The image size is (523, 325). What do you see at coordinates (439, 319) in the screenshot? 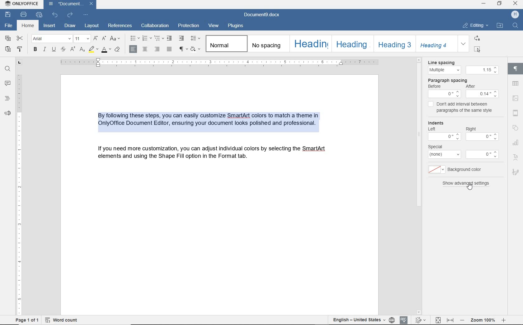
I see `fit to page` at bounding box center [439, 319].